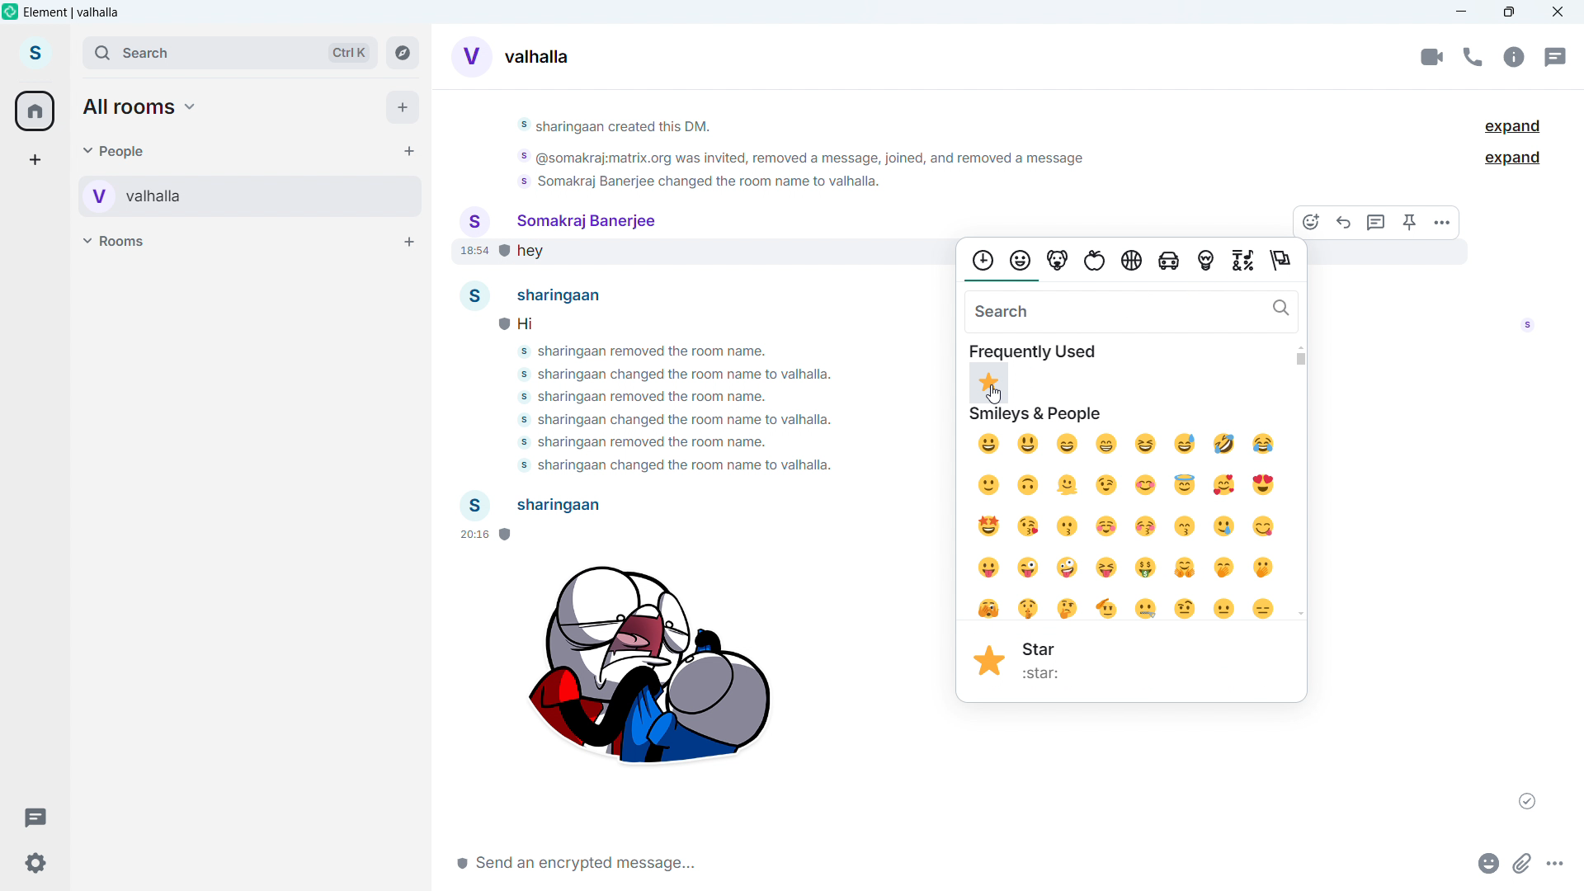  What do you see at coordinates (534, 506) in the screenshot?
I see `Sharingaan` at bounding box center [534, 506].